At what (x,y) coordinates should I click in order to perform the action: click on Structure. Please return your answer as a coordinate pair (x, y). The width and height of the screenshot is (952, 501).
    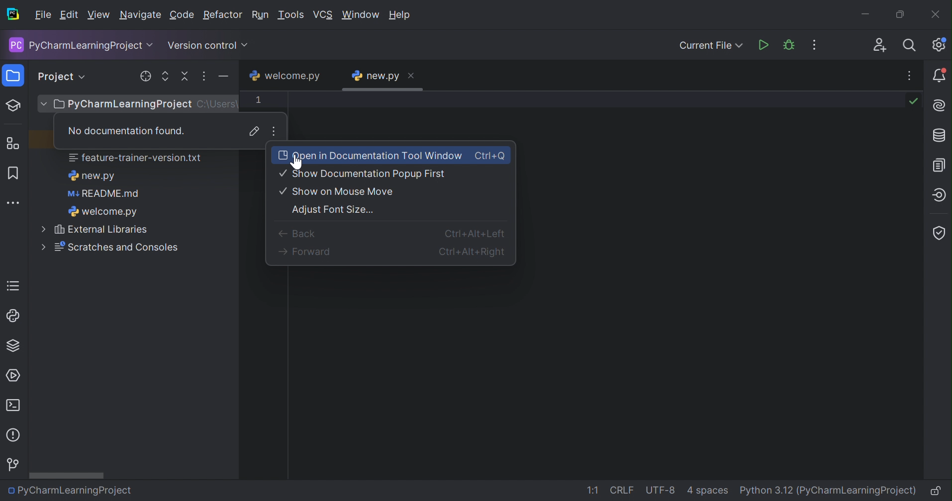
    Looking at the image, I should click on (12, 143).